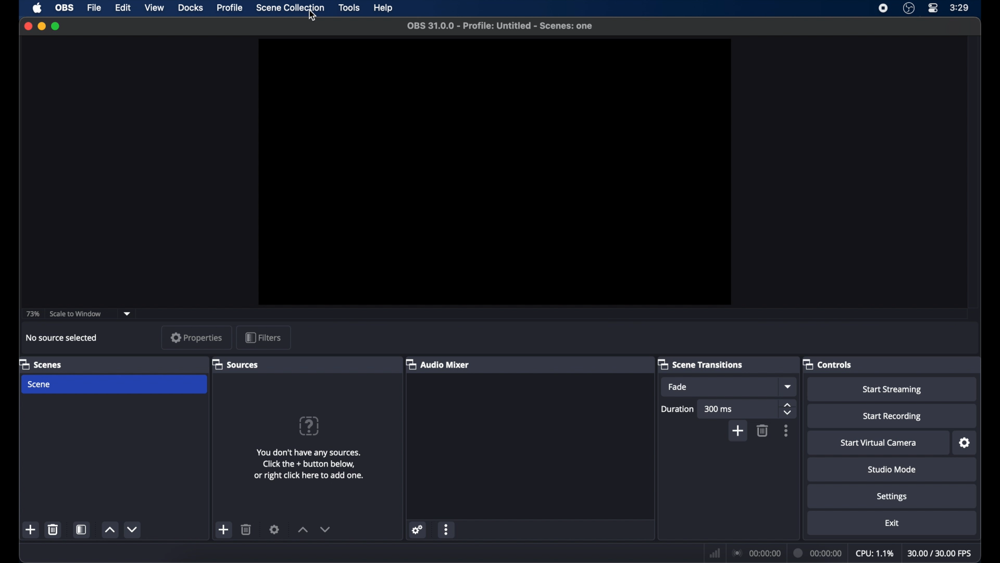  What do you see at coordinates (351, 8) in the screenshot?
I see `tools` at bounding box center [351, 8].